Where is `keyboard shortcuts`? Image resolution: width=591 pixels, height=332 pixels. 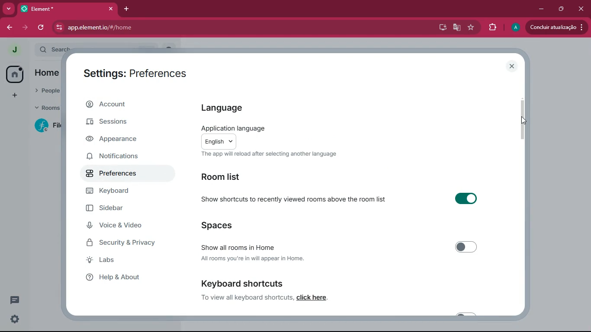
keyboard shortcuts is located at coordinates (244, 282).